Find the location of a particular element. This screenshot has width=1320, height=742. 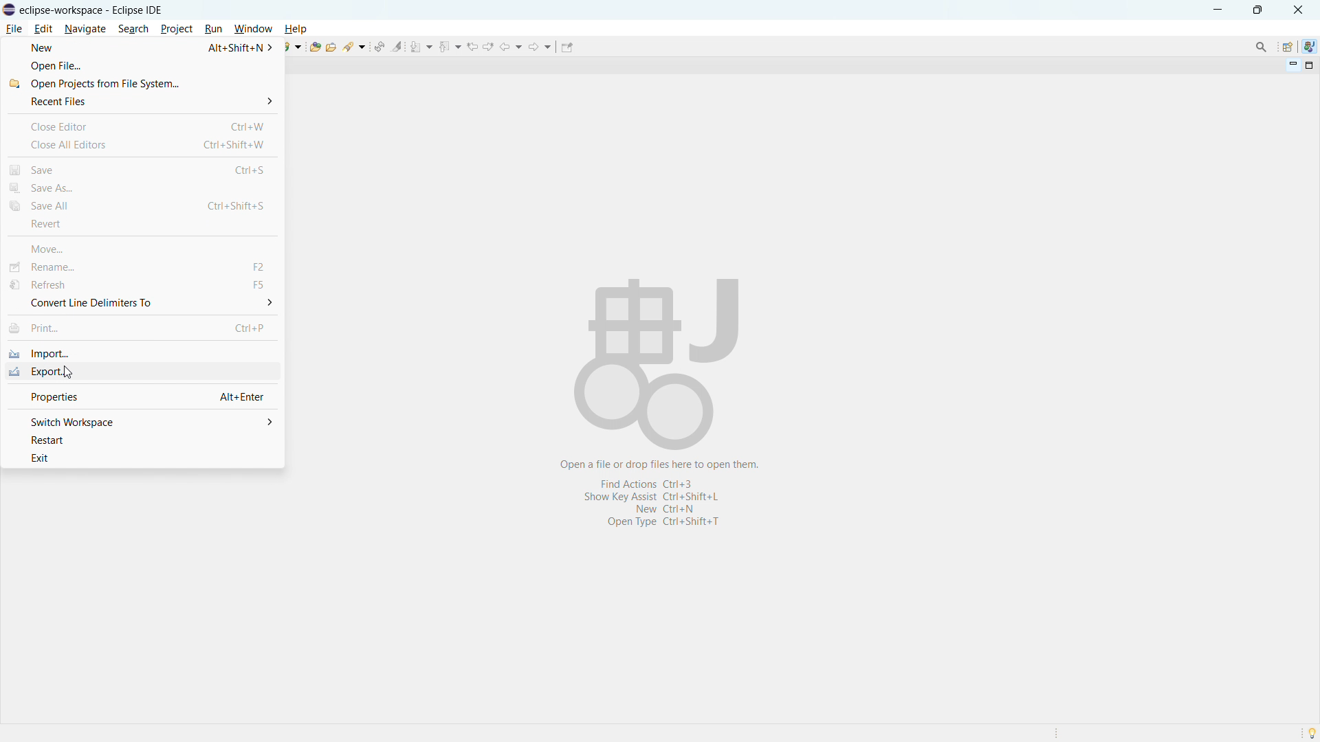

rename is located at coordinates (144, 267).